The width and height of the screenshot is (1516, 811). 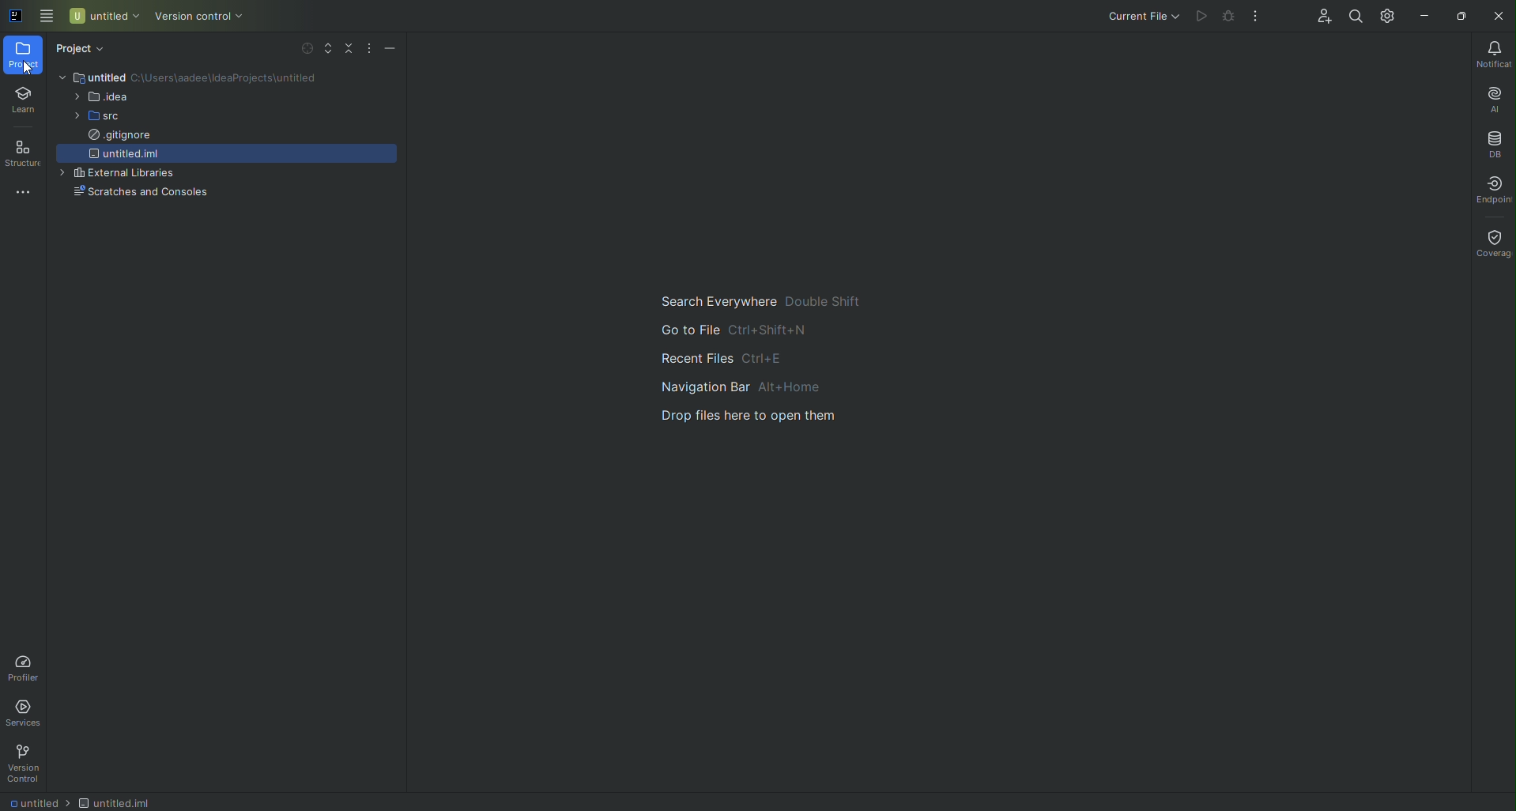 I want to click on Services, so click(x=26, y=714).